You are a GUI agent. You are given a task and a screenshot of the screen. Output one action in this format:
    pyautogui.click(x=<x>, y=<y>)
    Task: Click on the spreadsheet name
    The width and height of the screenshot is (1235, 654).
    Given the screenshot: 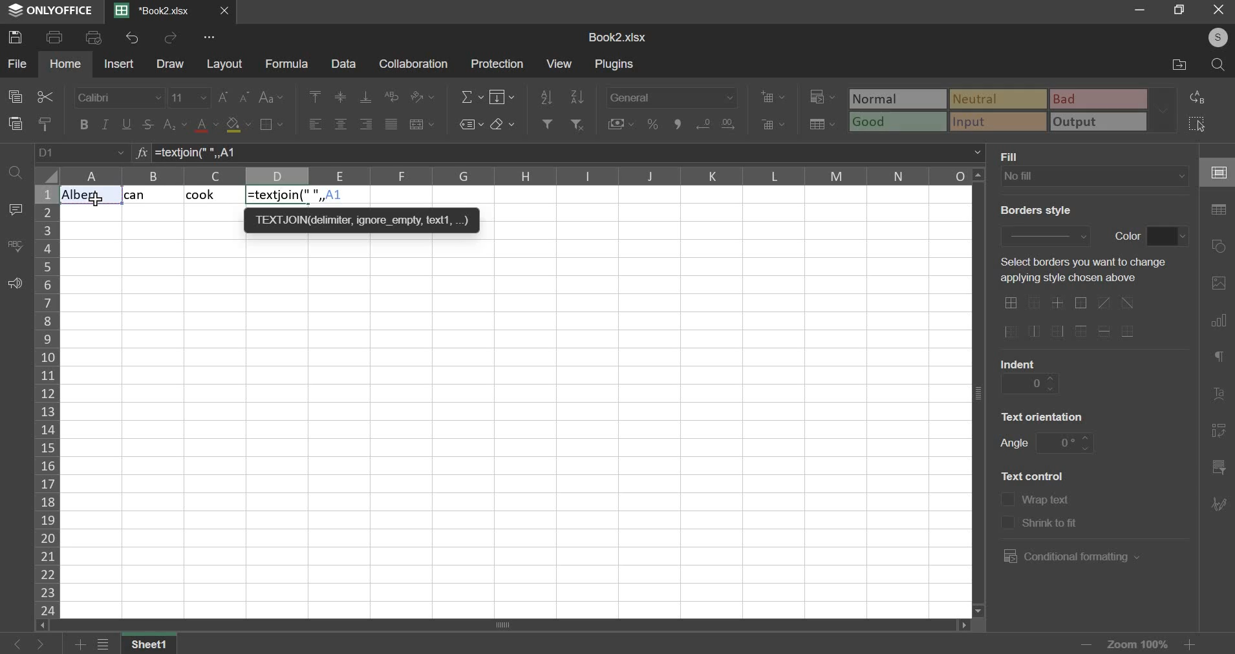 What is the action you would take?
    pyautogui.click(x=617, y=37)
    